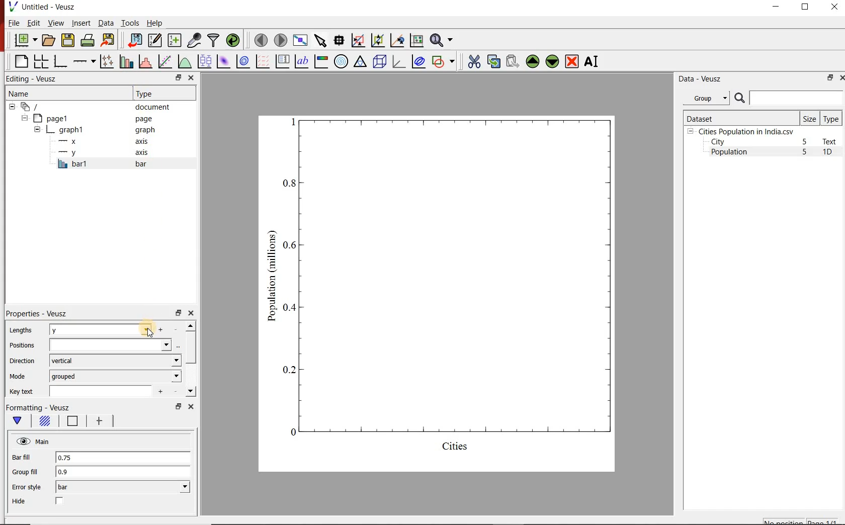  What do you see at coordinates (184, 61) in the screenshot?
I see `plot a function` at bounding box center [184, 61].